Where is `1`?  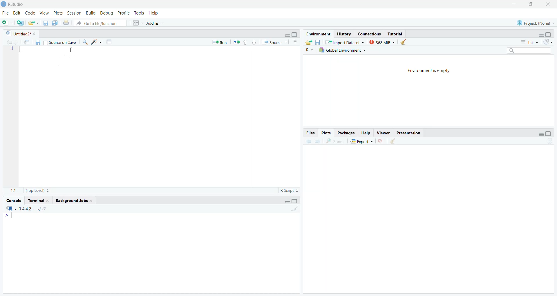
1 is located at coordinates (16, 50).